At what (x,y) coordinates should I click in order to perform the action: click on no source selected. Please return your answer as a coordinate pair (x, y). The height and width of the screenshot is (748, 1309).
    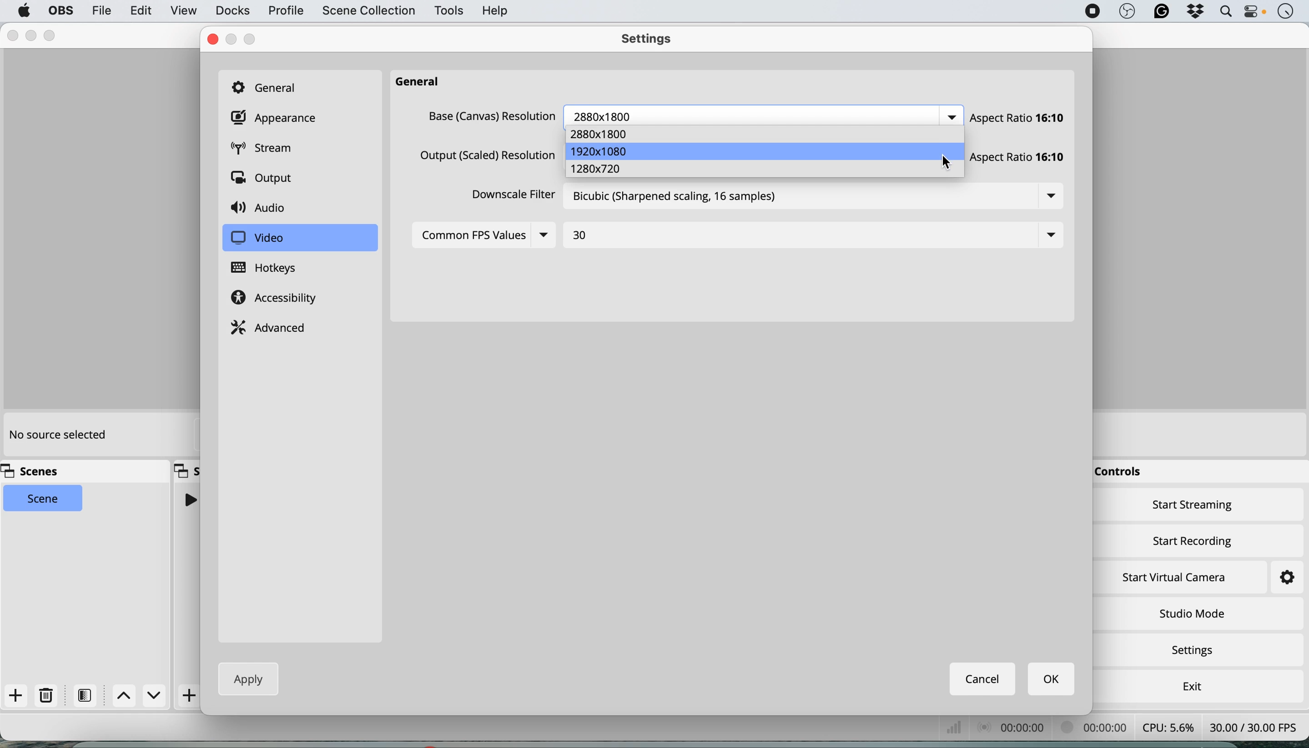
    Looking at the image, I should click on (57, 436).